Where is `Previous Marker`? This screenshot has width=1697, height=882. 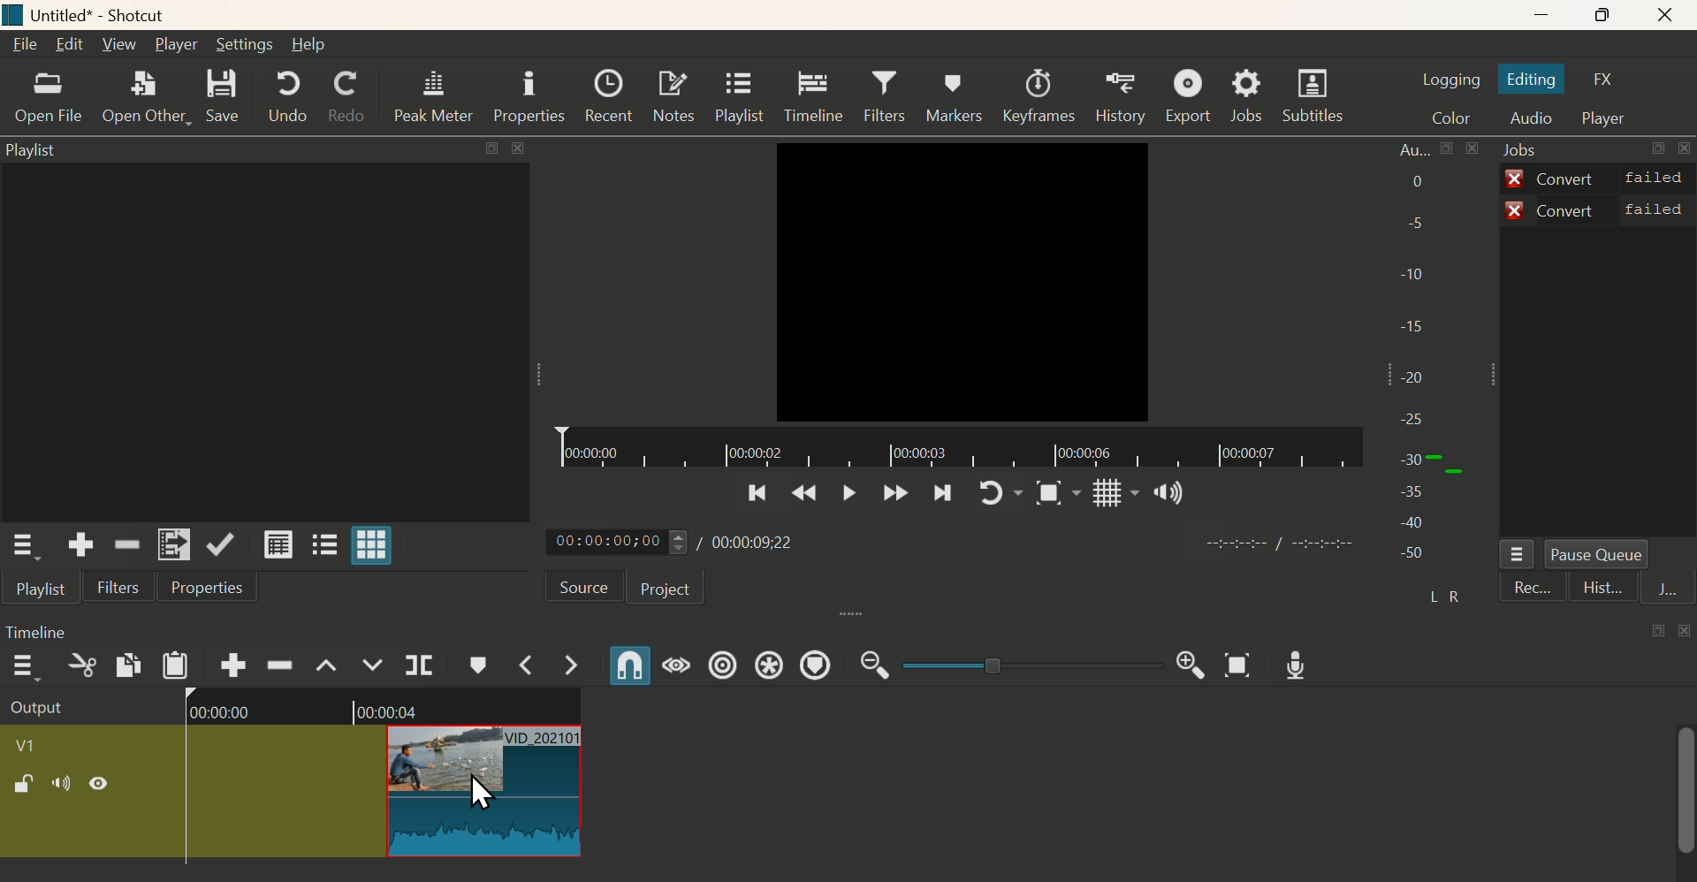 Previous Marker is located at coordinates (536, 665).